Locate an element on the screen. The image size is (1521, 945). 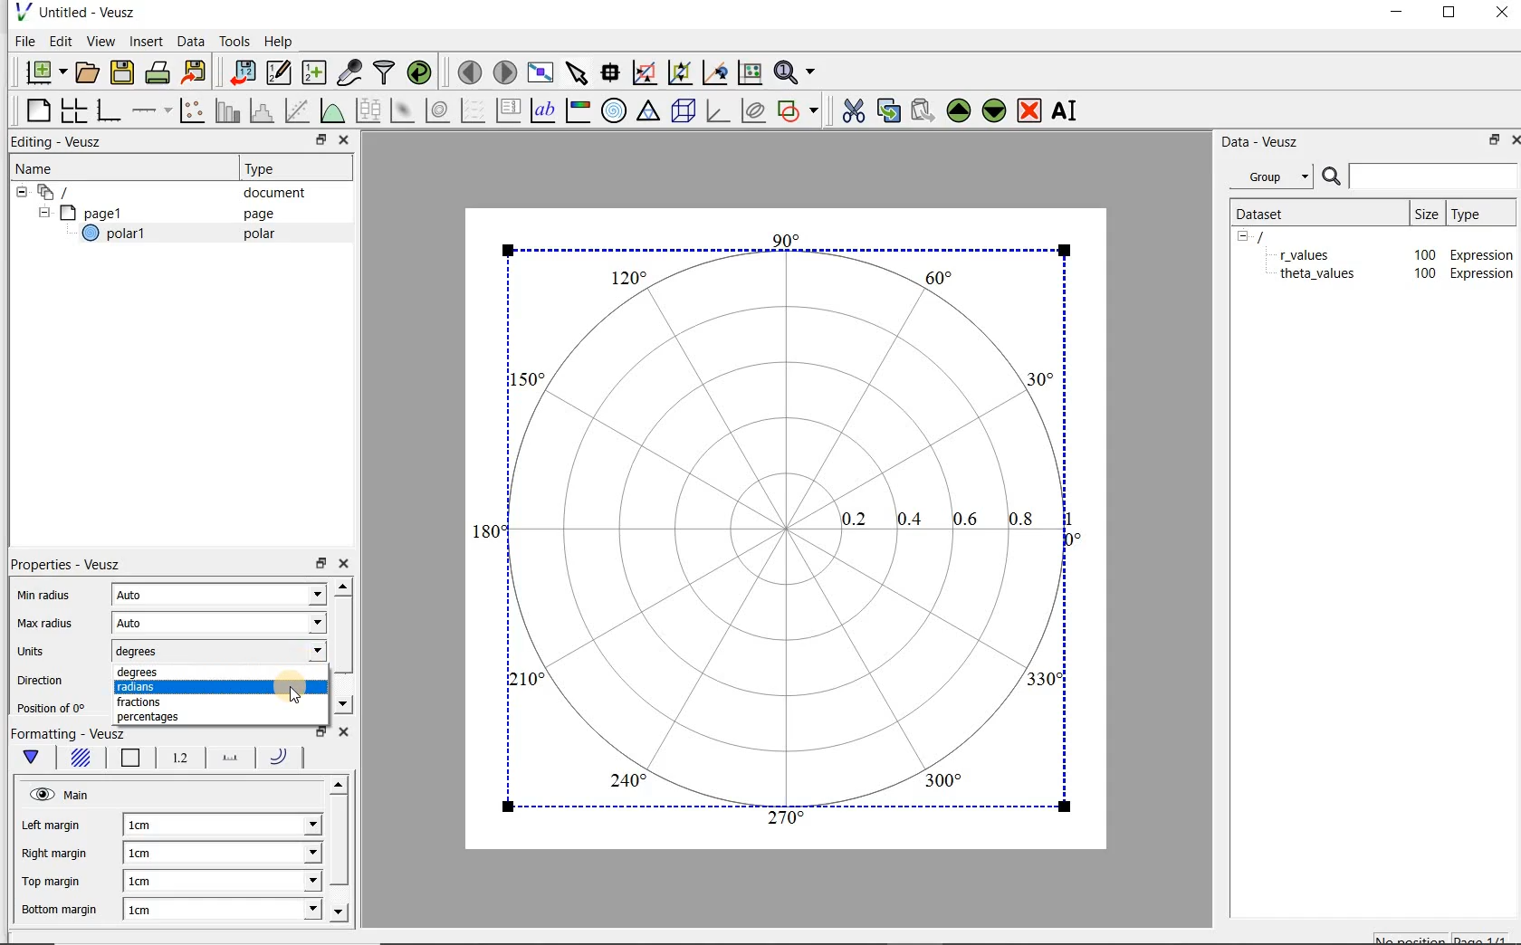
Document widget is located at coordinates (85, 192).